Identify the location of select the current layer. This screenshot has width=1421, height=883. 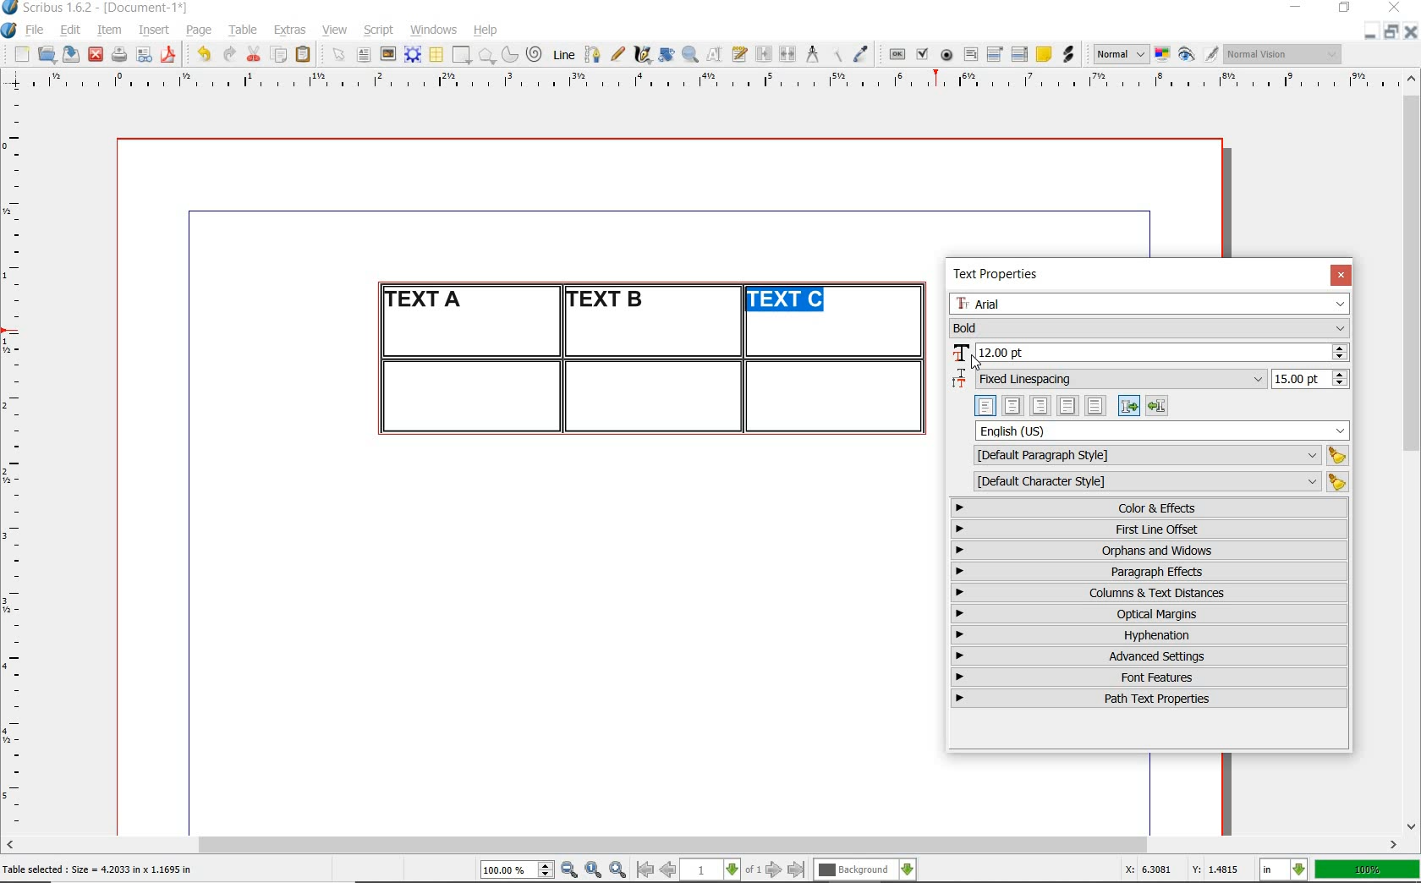
(865, 870).